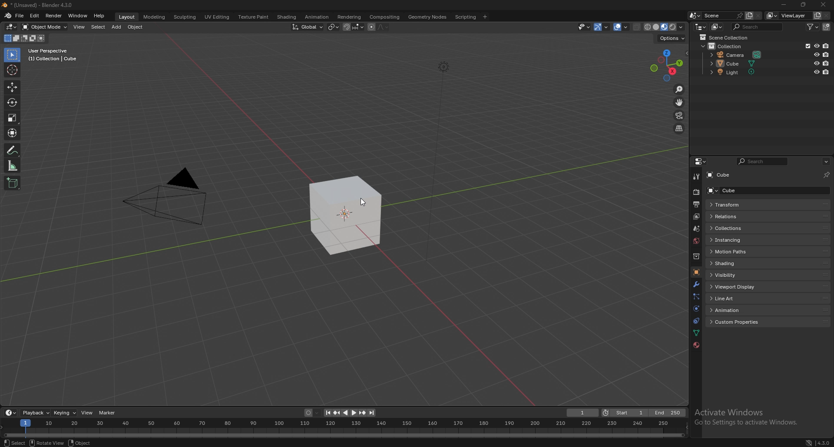 The height and width of the screenshot is (447, 834). I want to click on play animation, so click(349, 412).